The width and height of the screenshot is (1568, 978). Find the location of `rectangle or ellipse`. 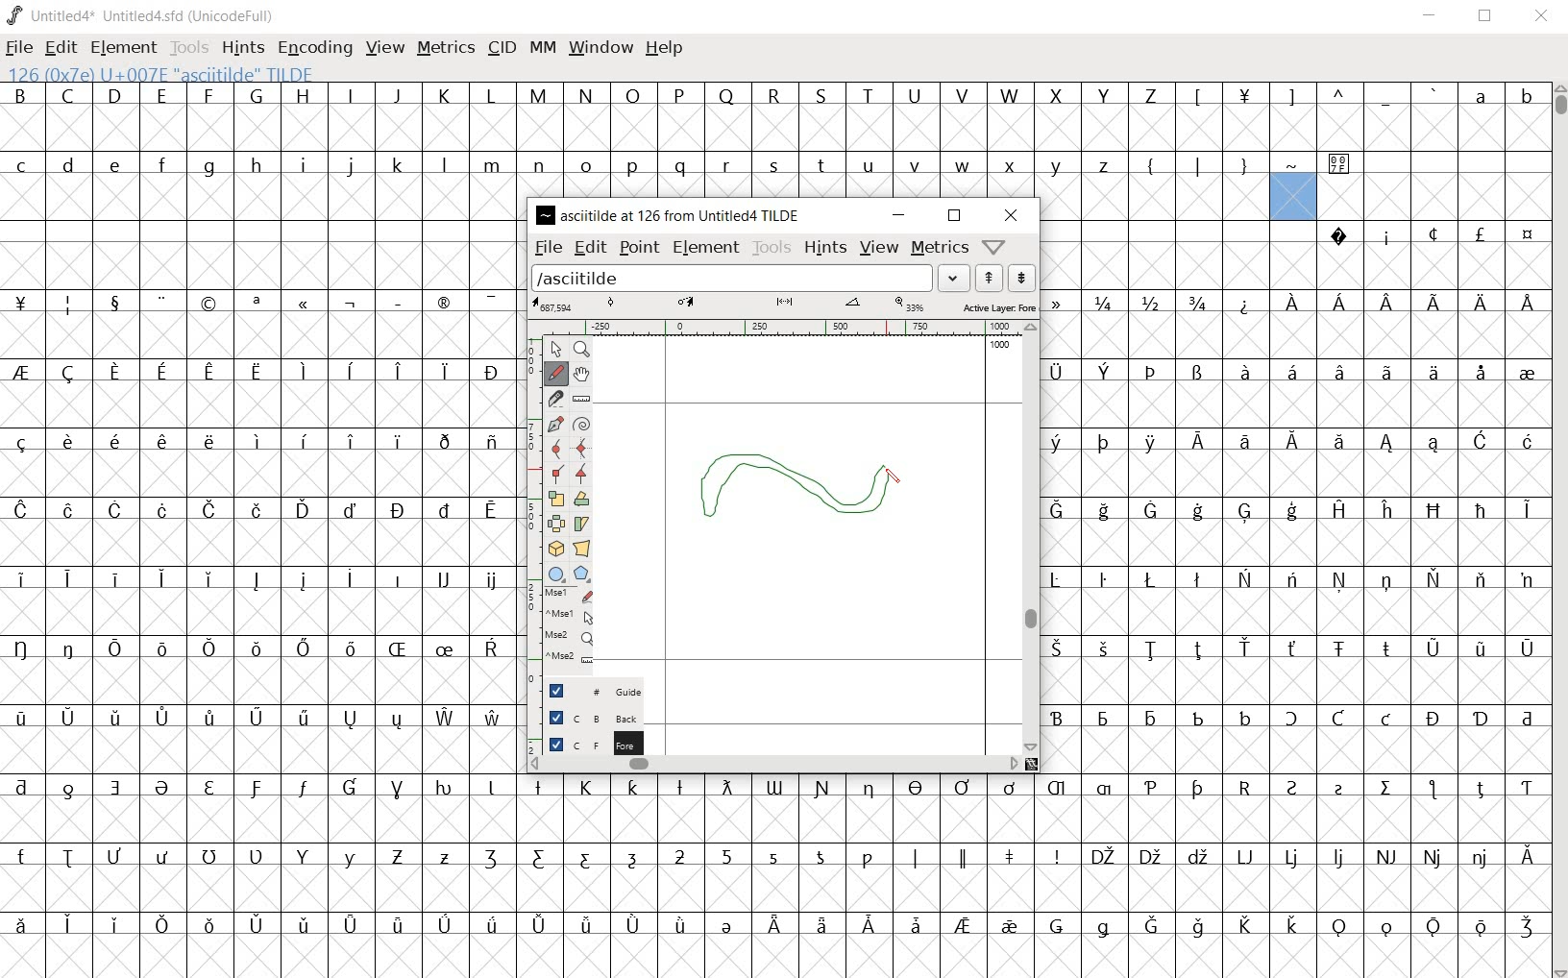

rectangle or ellipse is located at coordinates (555, 575).